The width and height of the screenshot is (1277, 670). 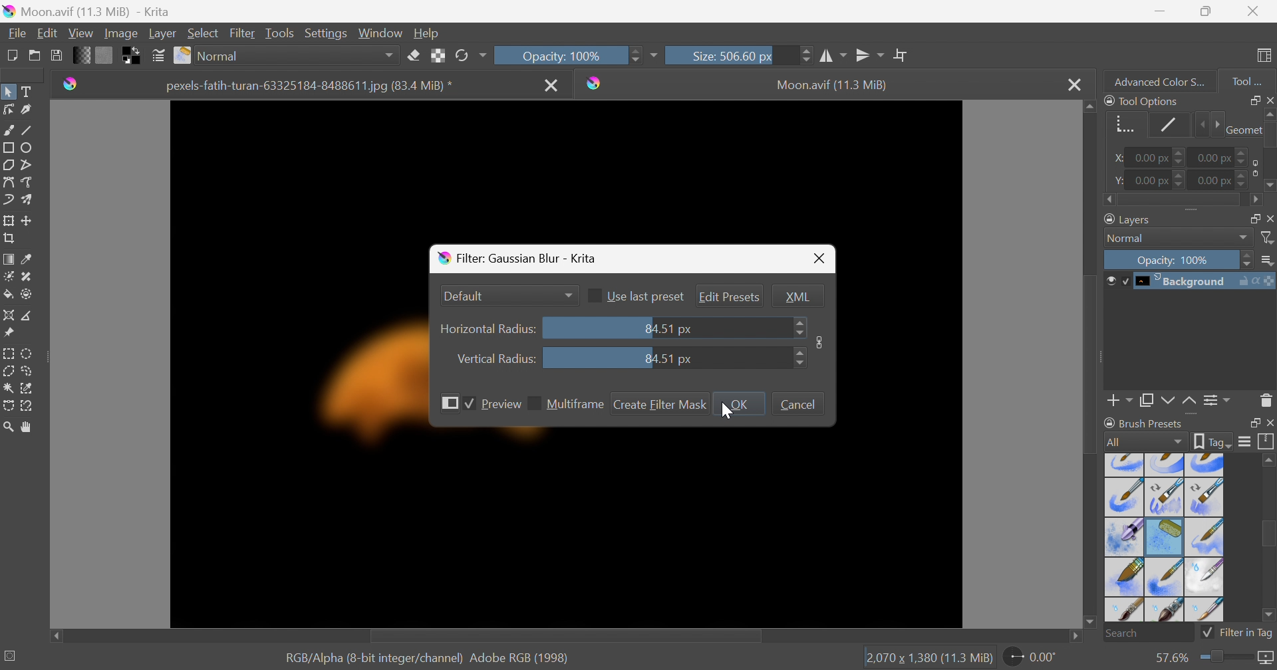 I want to click on Checkbox, so click(x=597, y=295).